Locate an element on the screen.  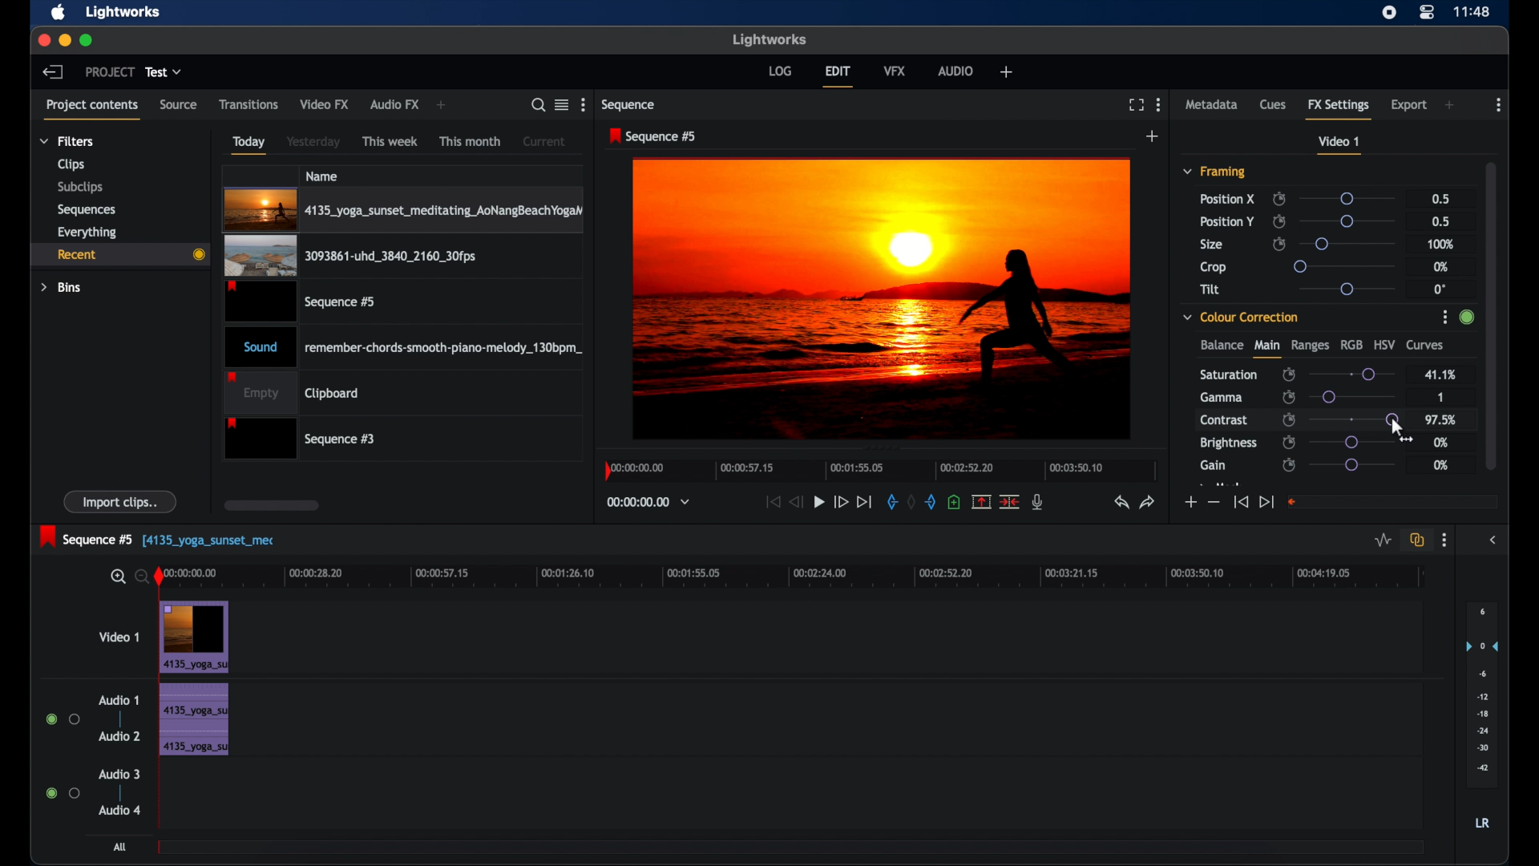
enable/disable keyframes is located at coordinates (1289, 442).